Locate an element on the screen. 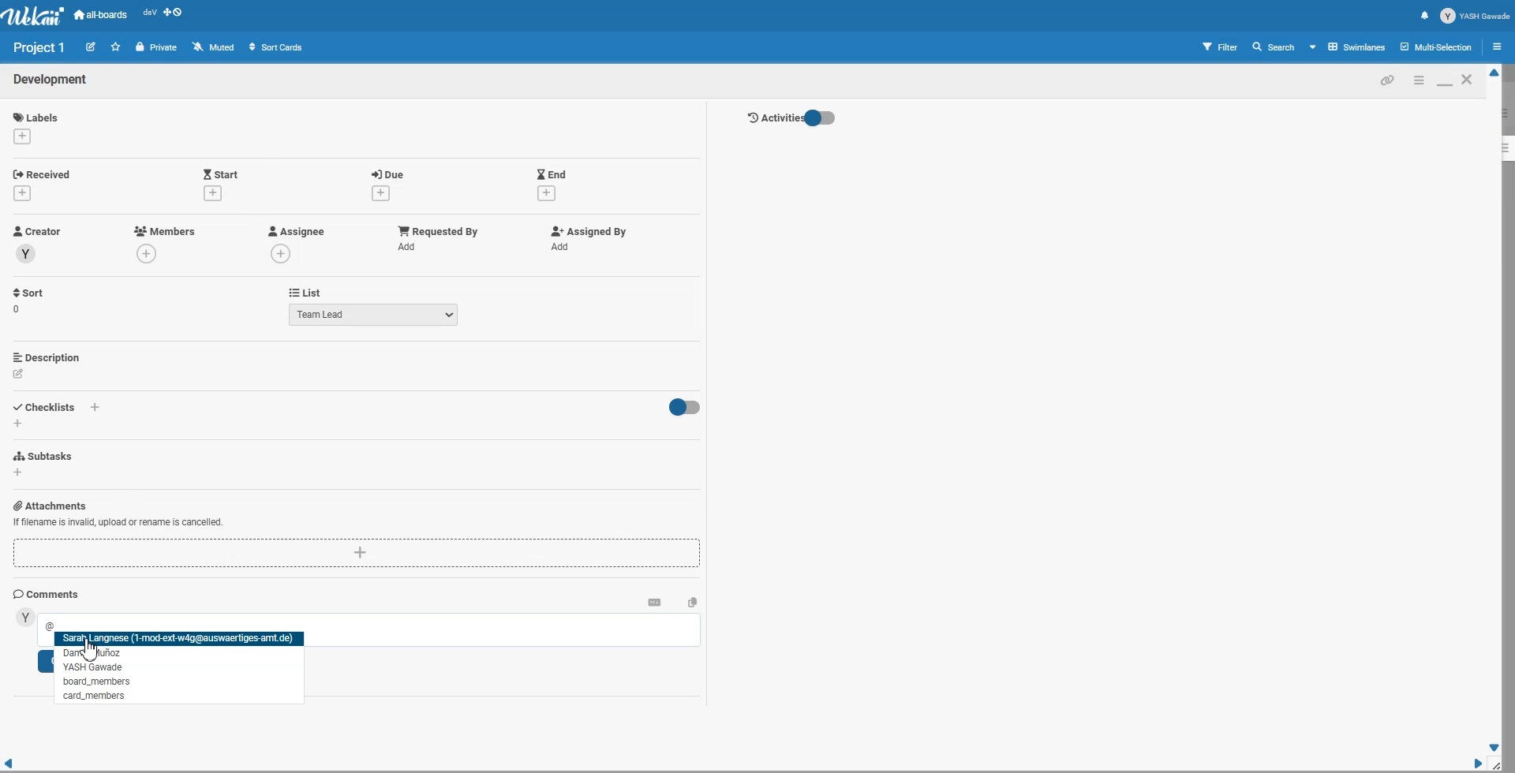  Add Due date is located at coordinates (390, 172).